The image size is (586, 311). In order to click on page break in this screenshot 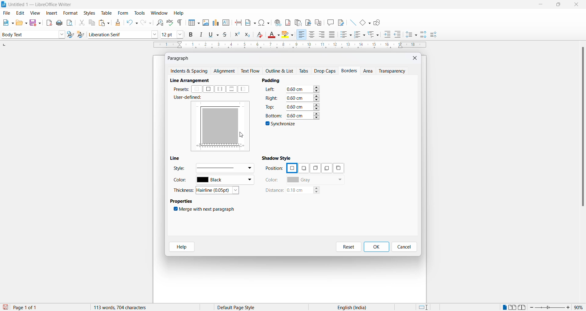, I will do `click(238, 22)`.